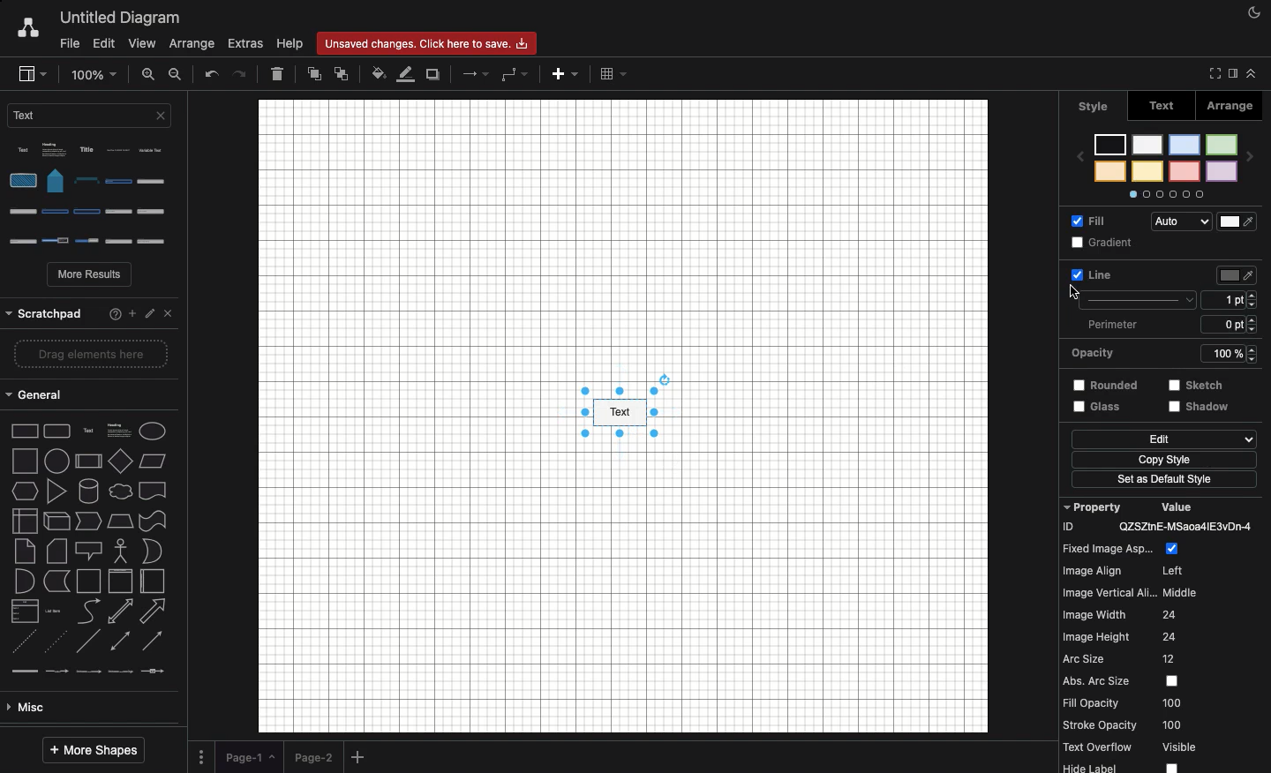 The height and width of the screenshot is (773, 1271). I want to click on Edit, so click(102, 42).